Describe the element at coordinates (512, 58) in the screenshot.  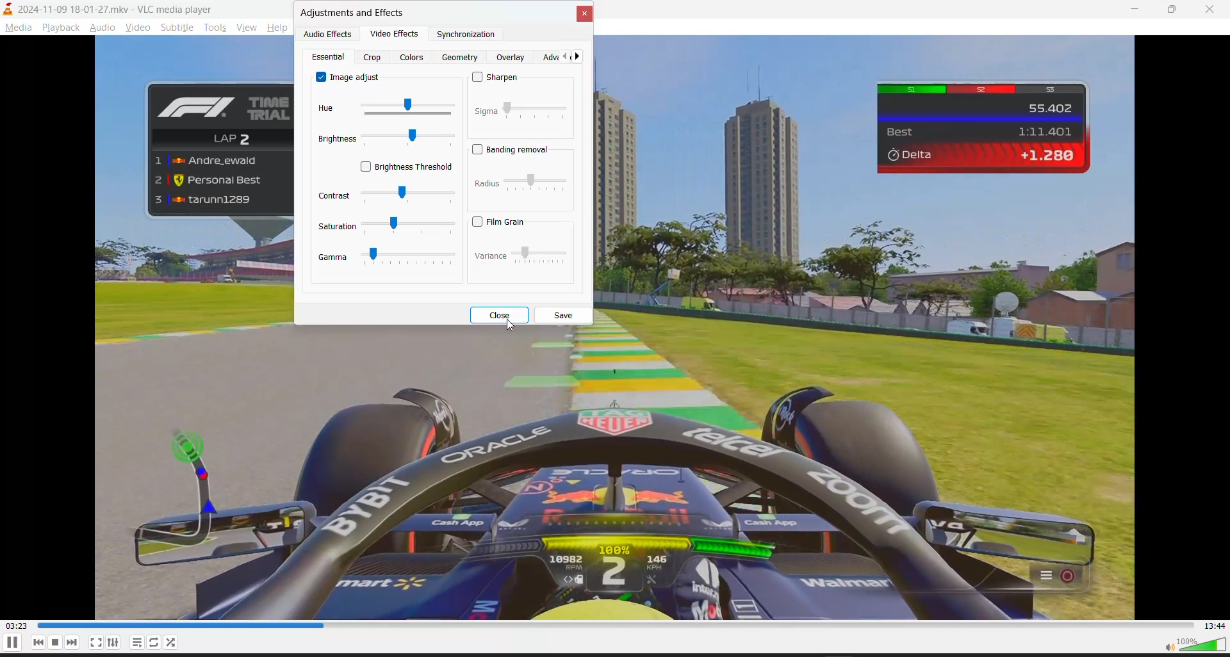
I see `overlay` at that location.